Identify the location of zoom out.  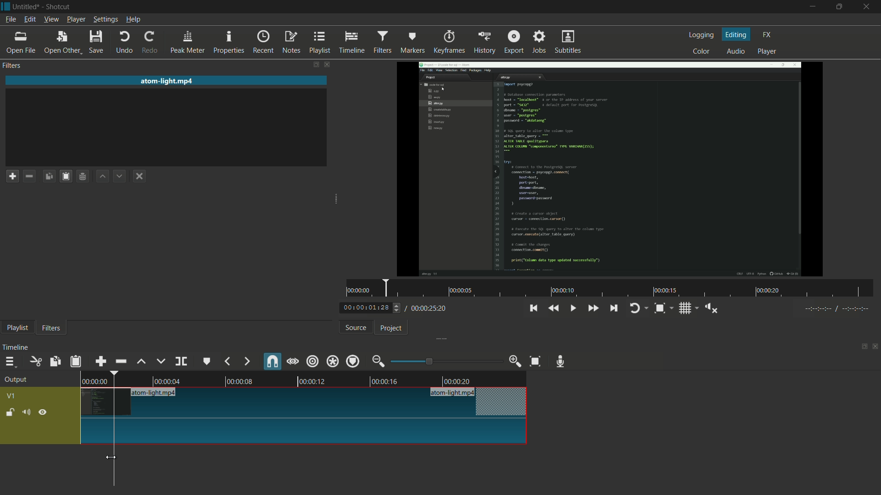
(379, 361).